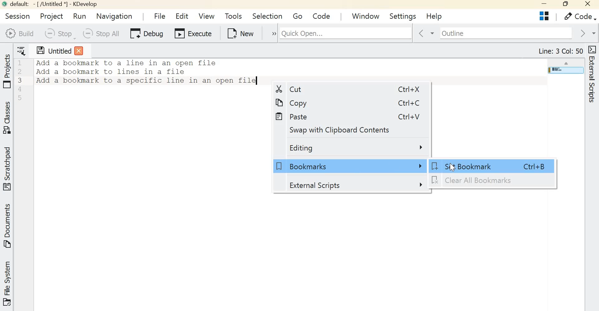 The image size is (599, 311). What do you see at coordinates (566, 71) in the screenshot?
I see `page overview` at bounding box center [566, 71].